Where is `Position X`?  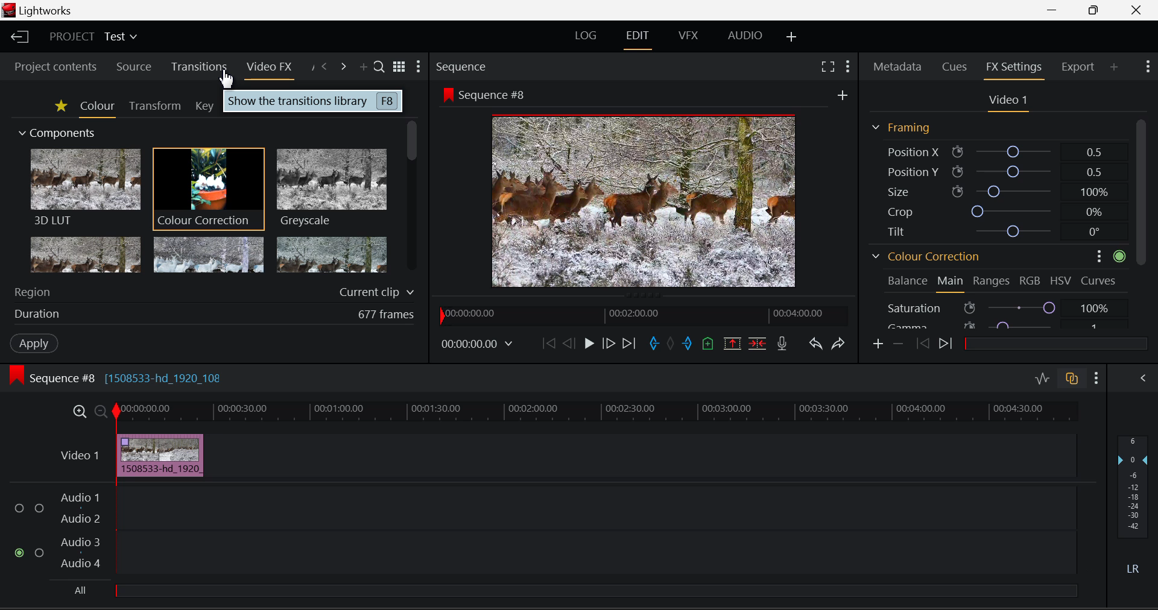
Position X is located at coordinates (995, 152).